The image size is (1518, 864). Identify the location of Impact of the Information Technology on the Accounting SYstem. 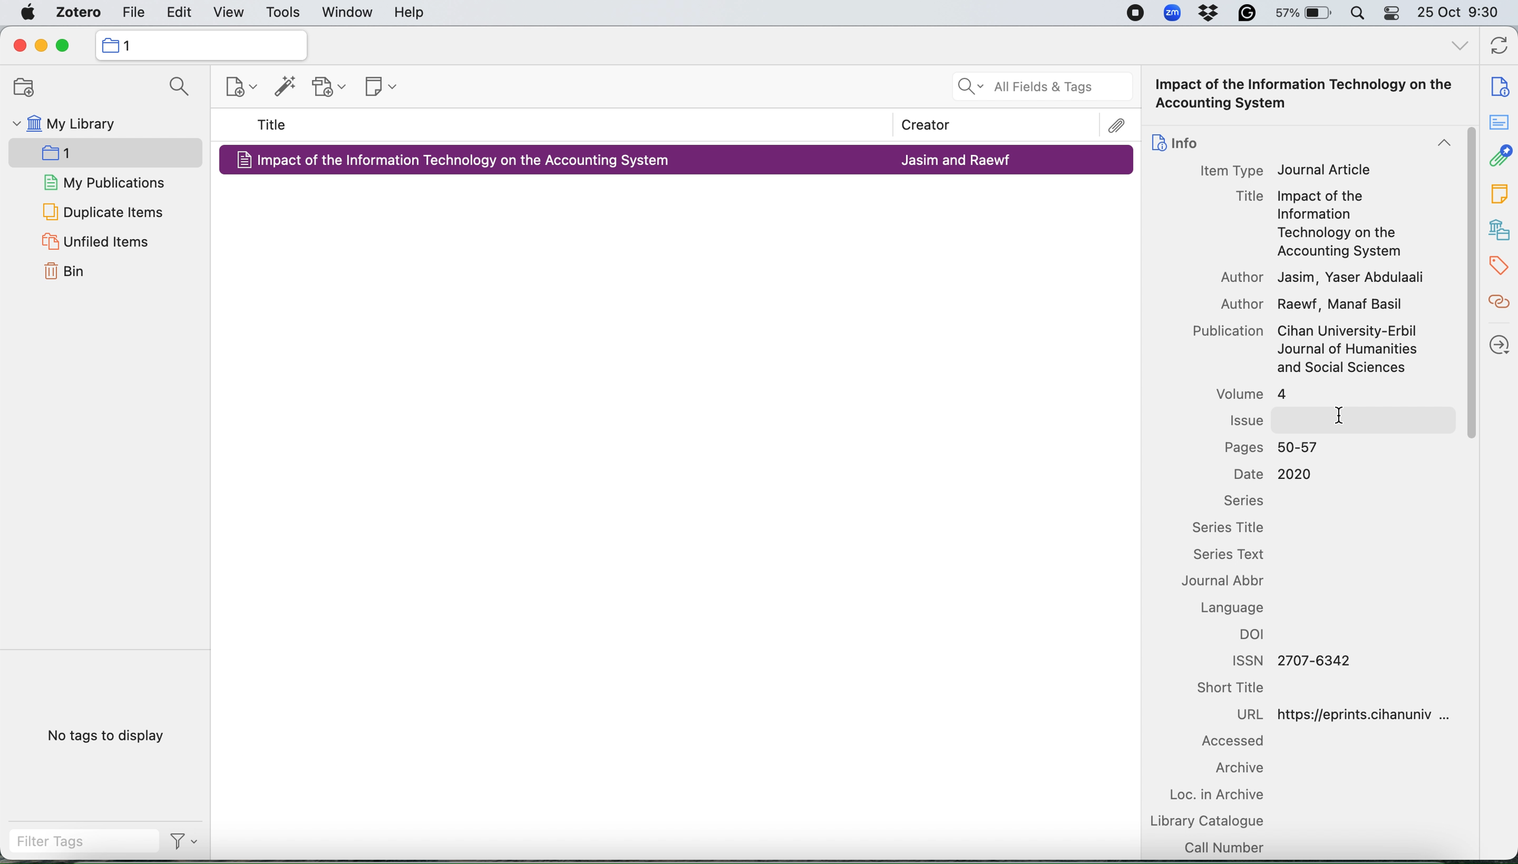
(1310, 94).